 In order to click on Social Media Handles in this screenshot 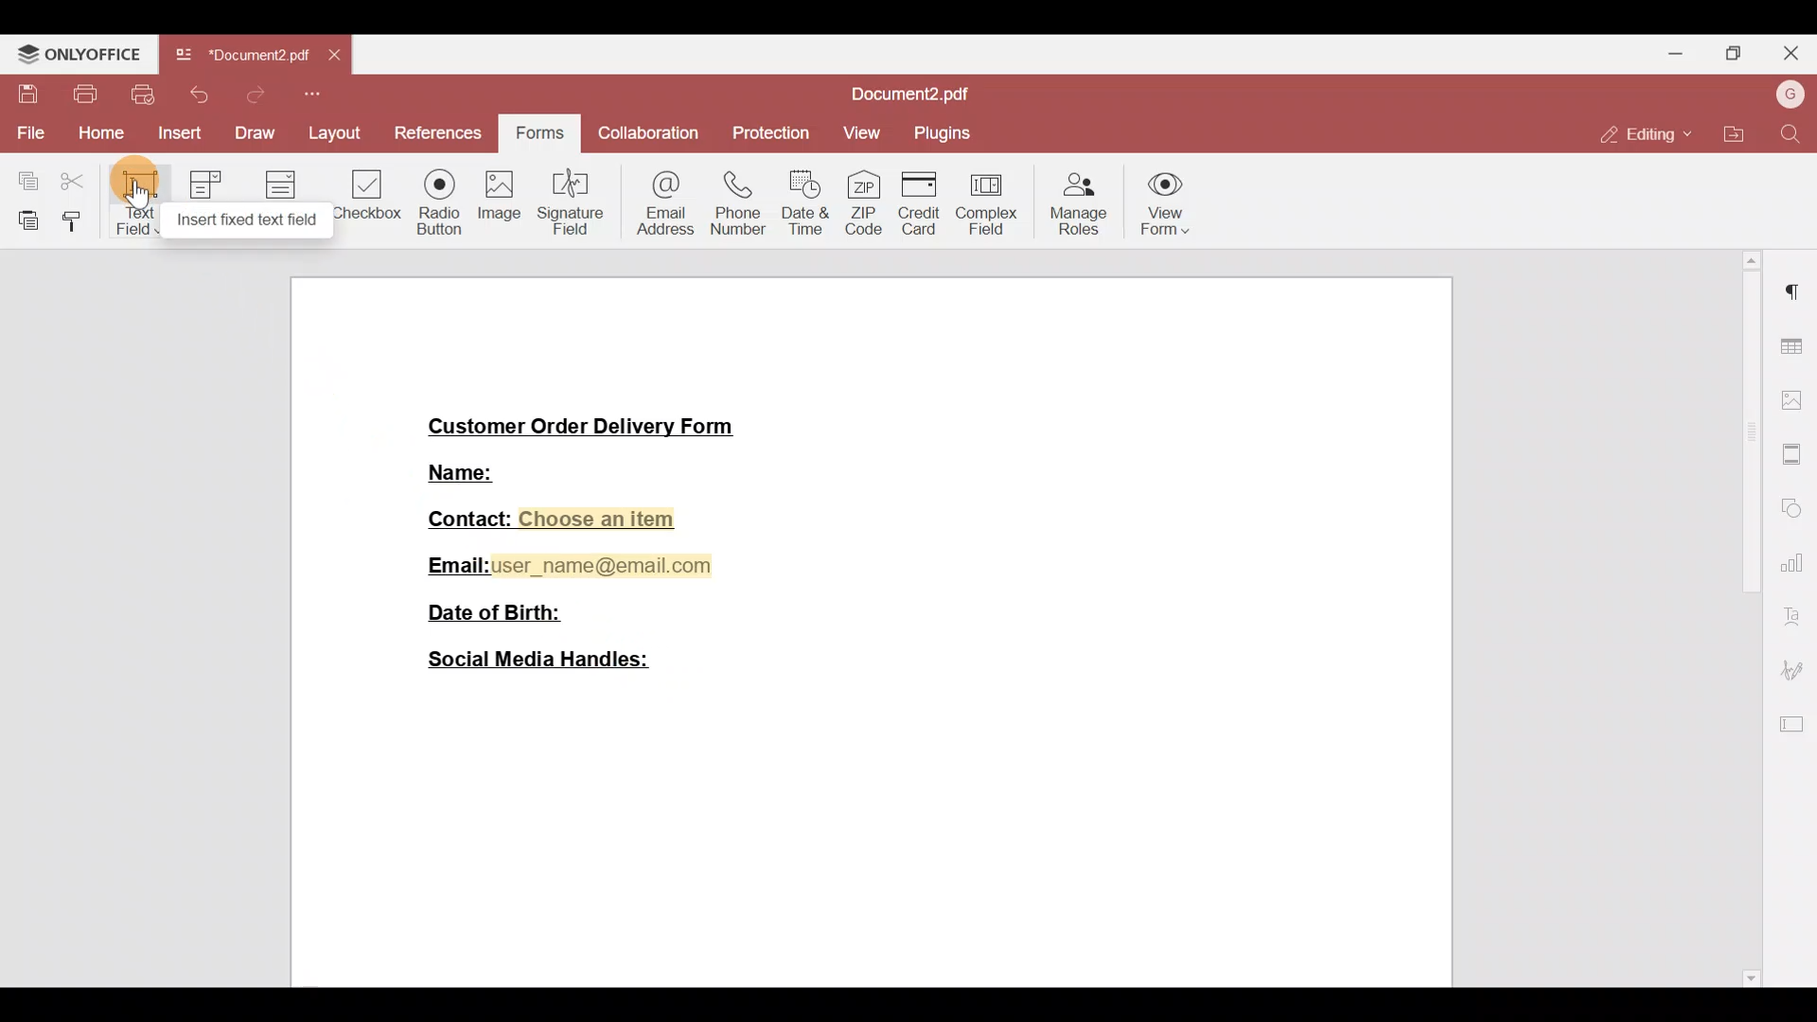, I will do `click(538, 665)`.